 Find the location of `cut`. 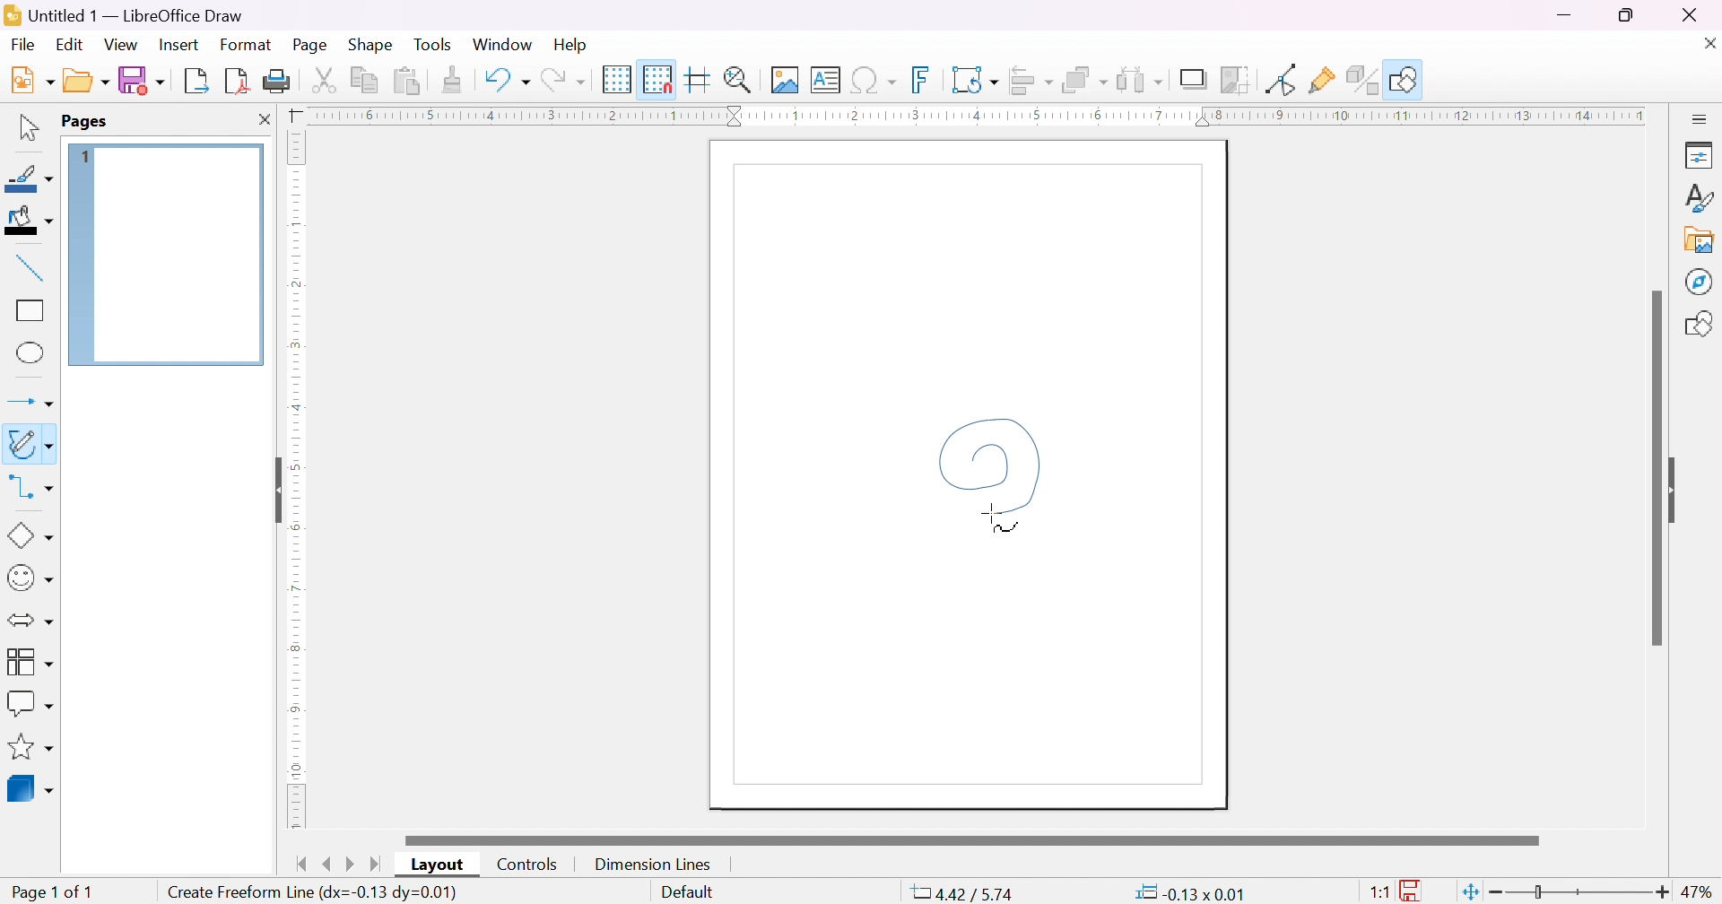

cut is located at coordinates (326, 80).